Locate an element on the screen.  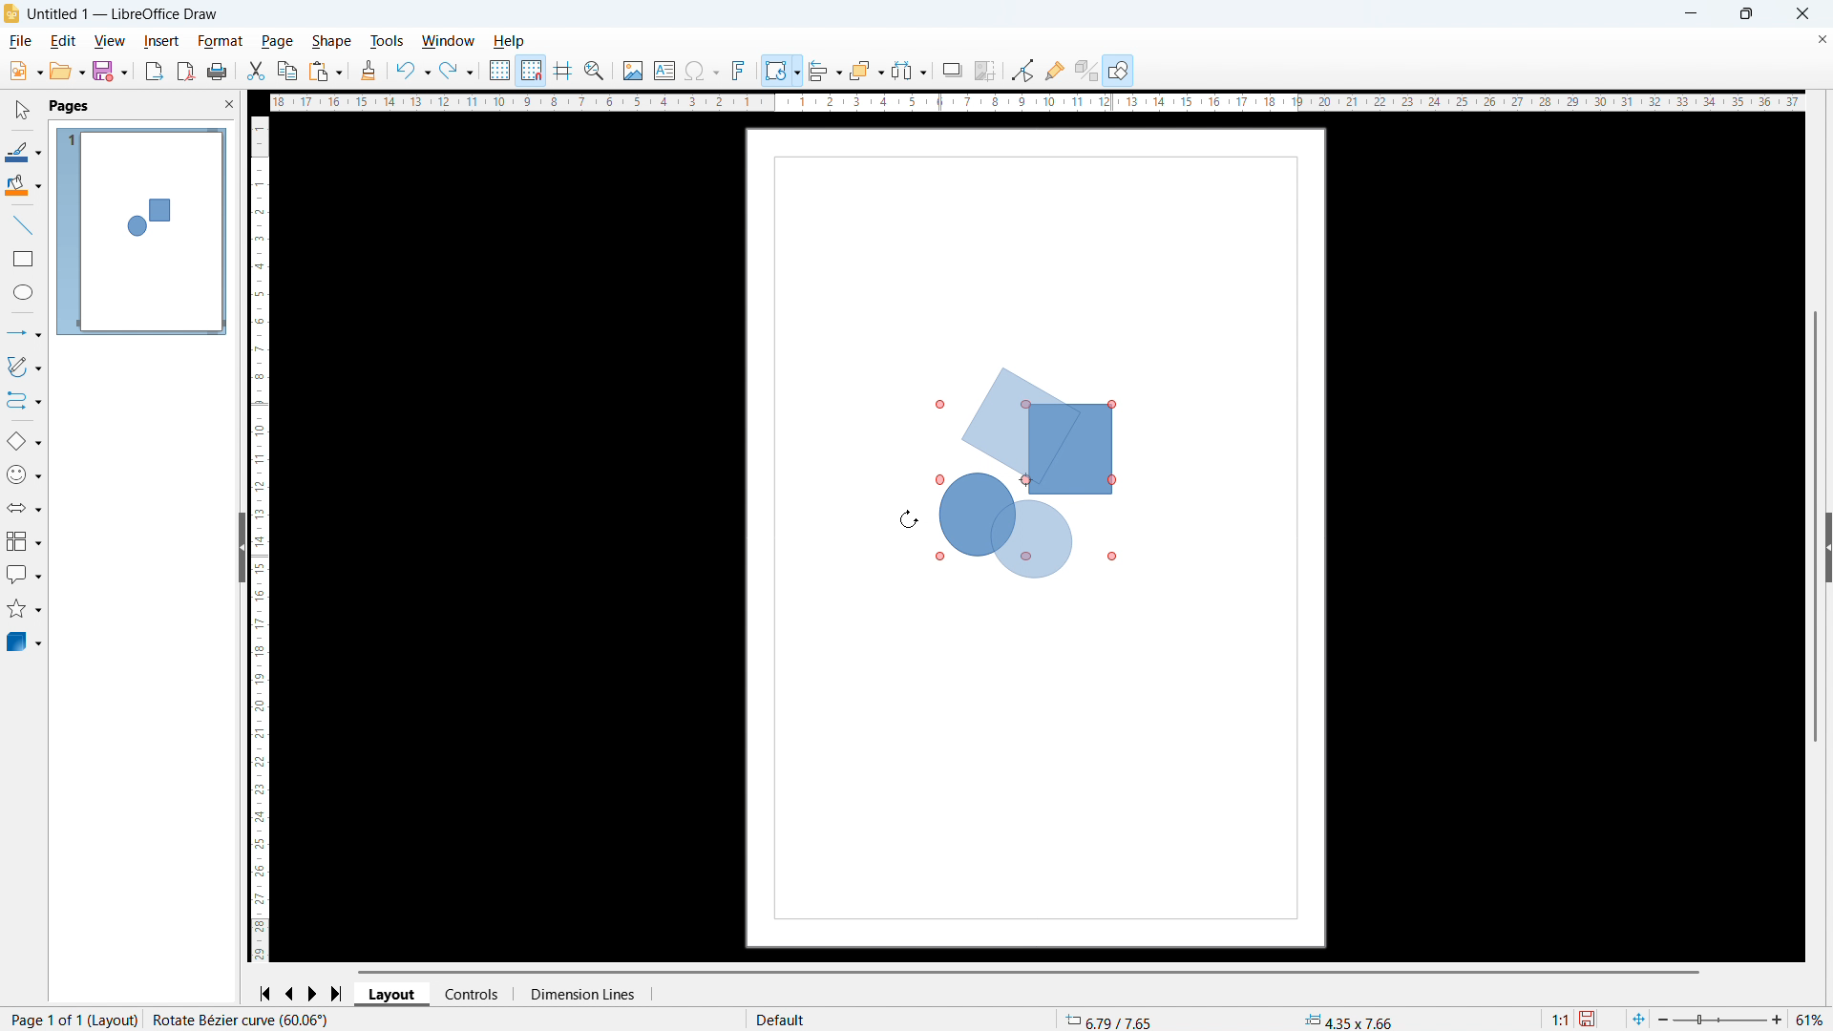
Block arrow  is located at coordinates (24, 506).